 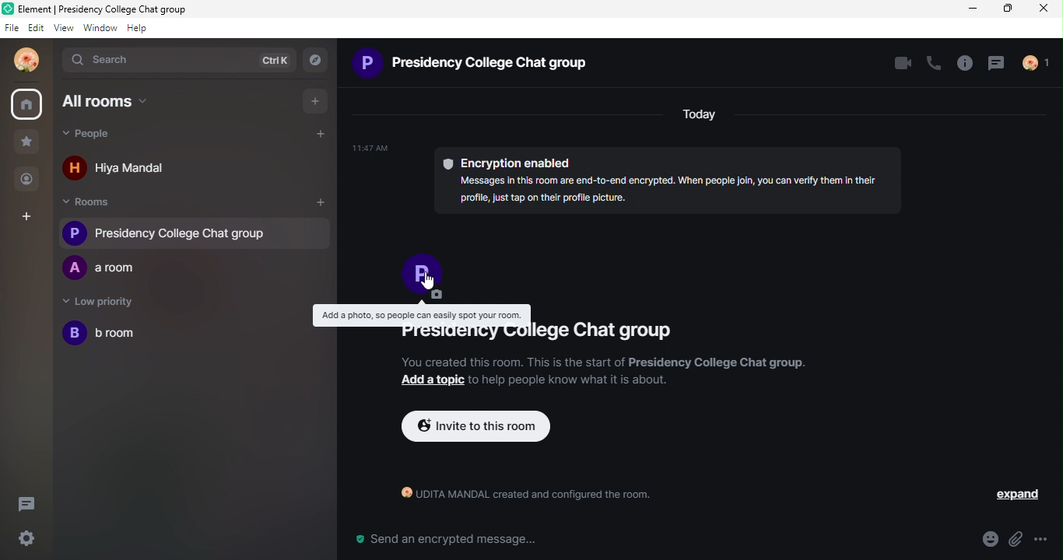 I want to click on udita mandal created and configured the room, so click(x=518, y=497).